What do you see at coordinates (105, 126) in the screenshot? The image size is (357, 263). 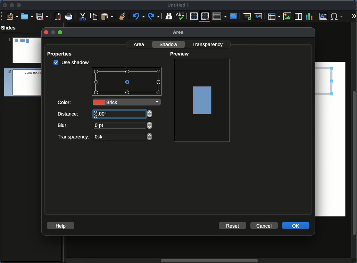 I see `Blur` at bounding box center [105, 126].